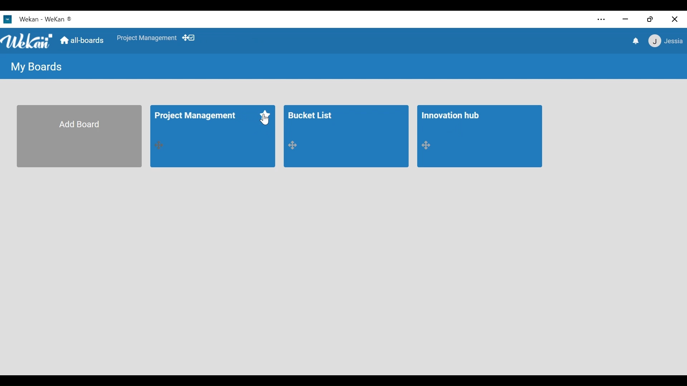 This screenshot has height=386, width=687. I want to click on Board Title, so click(452, 115).